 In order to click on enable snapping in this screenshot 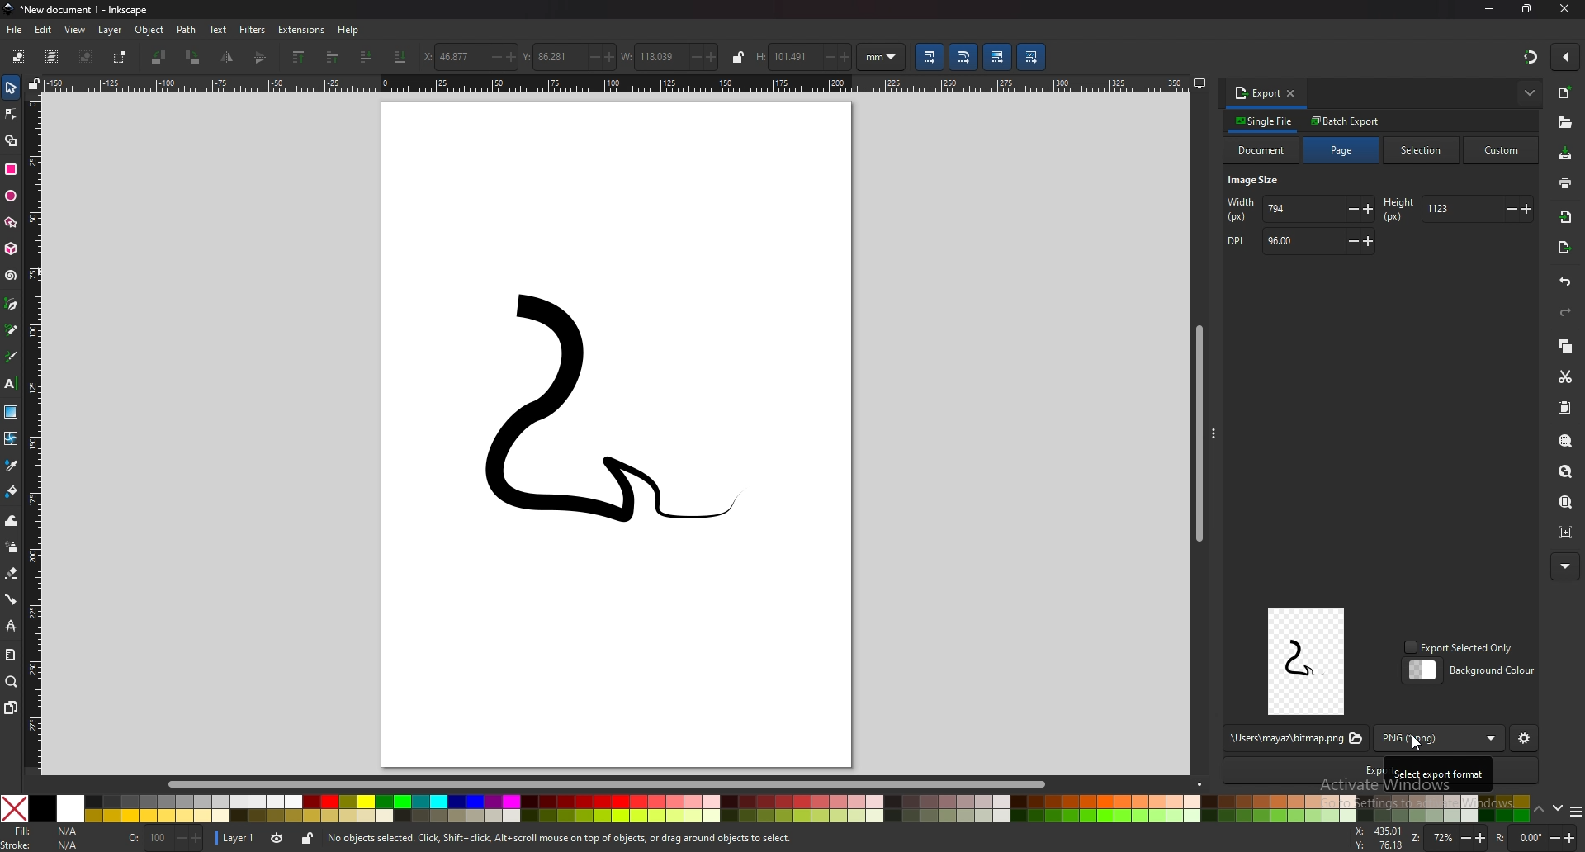, I will do `click(1566, 57)`.